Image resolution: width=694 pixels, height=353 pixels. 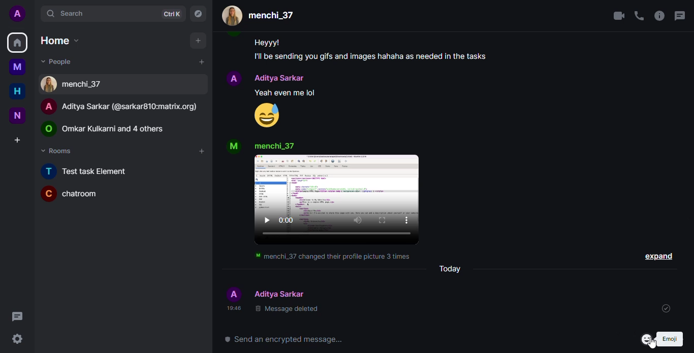 I want to click on profile, so click(x=17, y=14).